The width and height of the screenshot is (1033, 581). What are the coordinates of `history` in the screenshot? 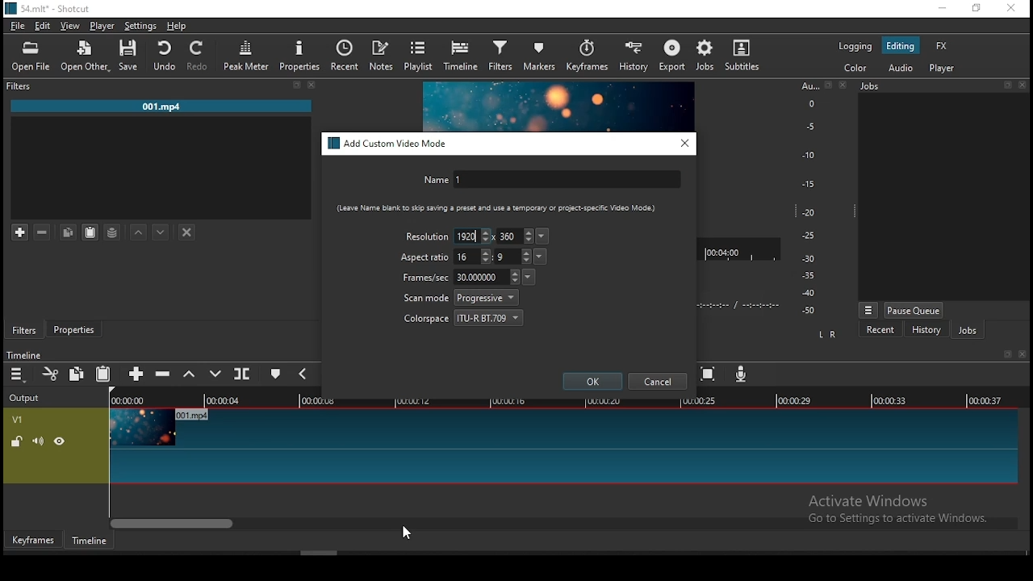 It's located at (630, 57).